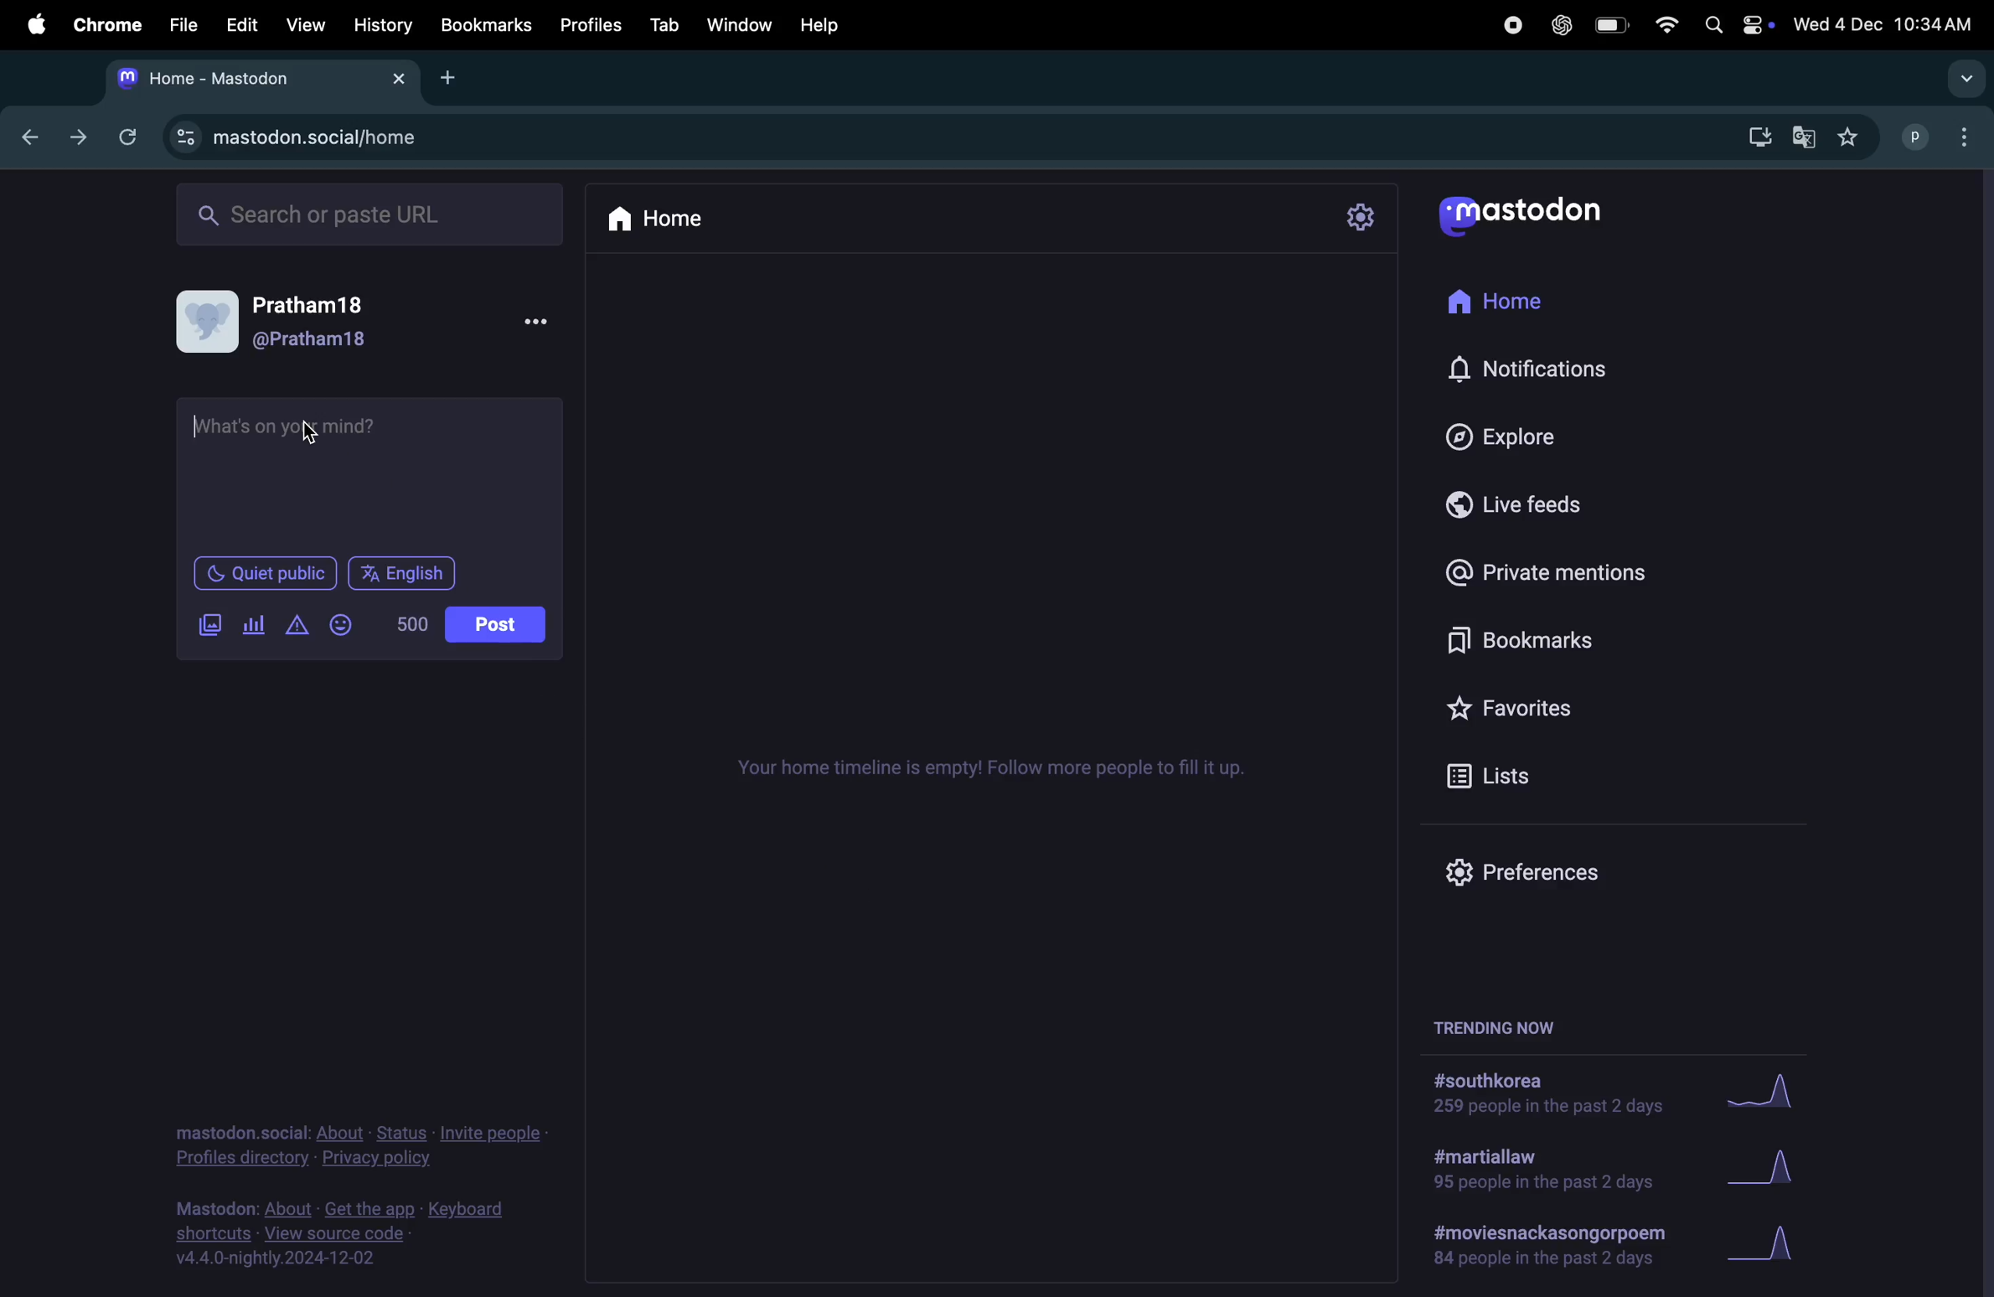 This screenshot has height=1297, width=1994. Describe the element at coordinates (304, 23) in the screenshot. I see `View` at that location.